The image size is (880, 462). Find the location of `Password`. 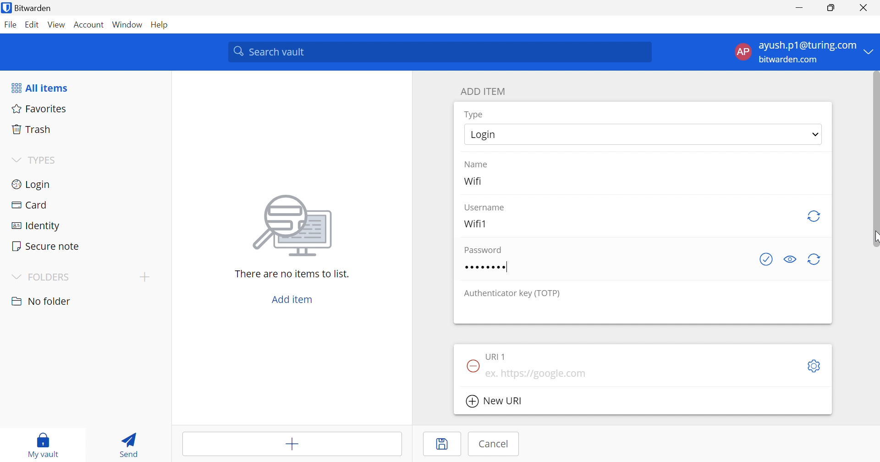

Password is located at coordinates (488, 266).